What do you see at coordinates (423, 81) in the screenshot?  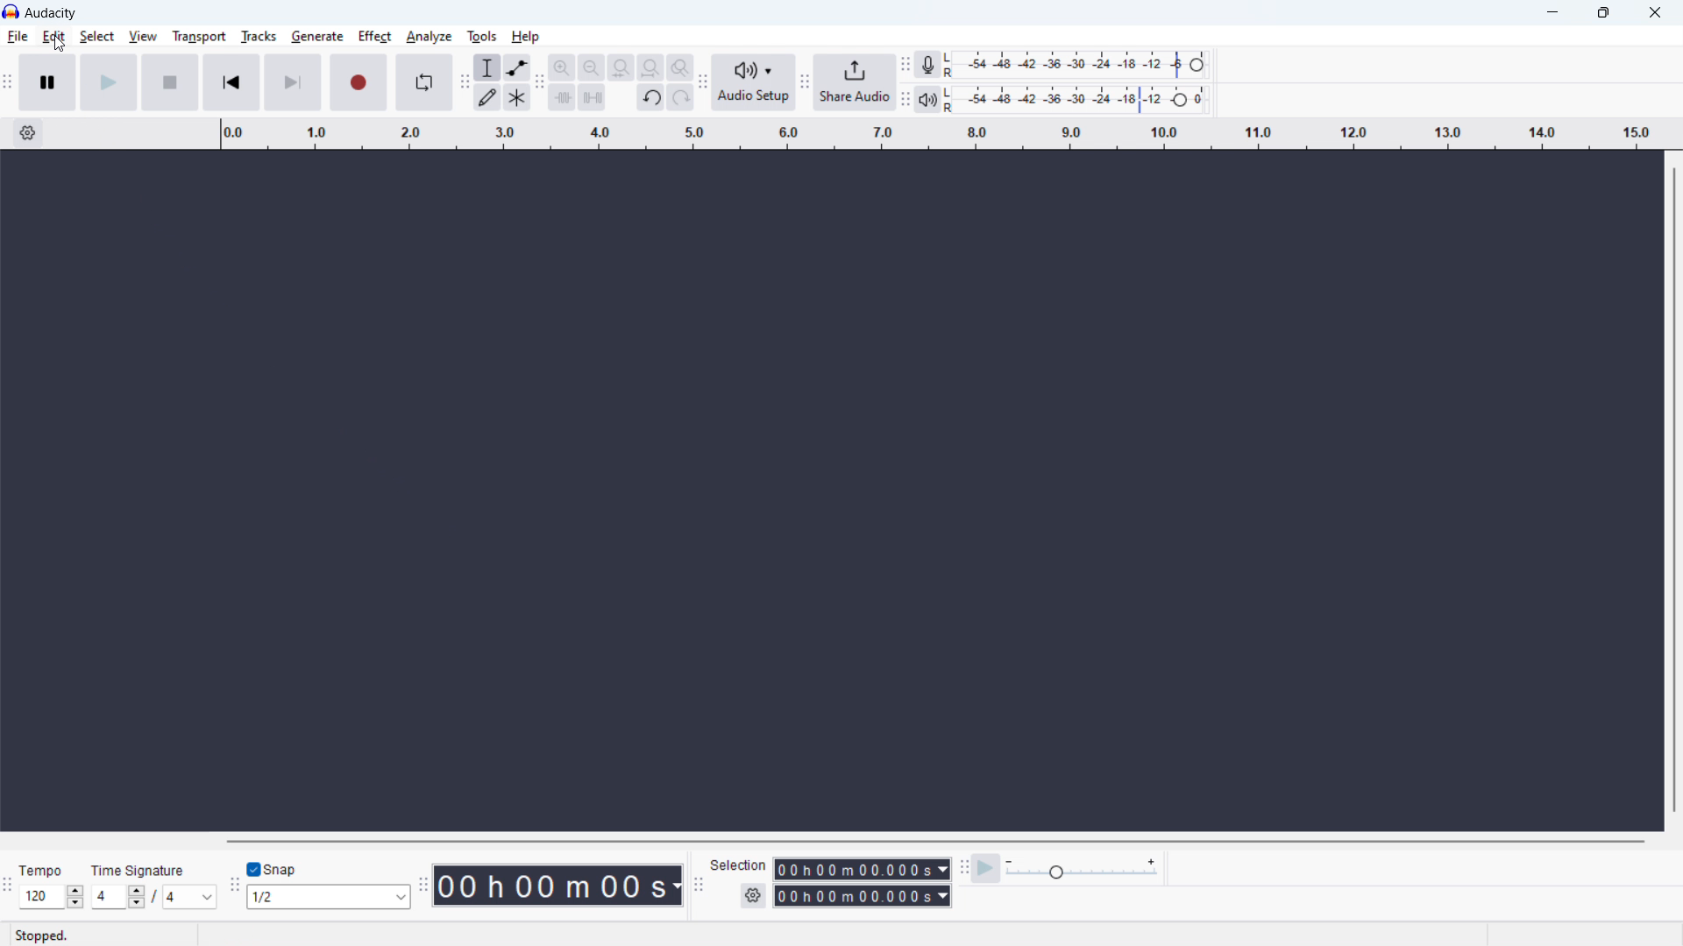 I see `enable loop` at bounding box center [423, 81].